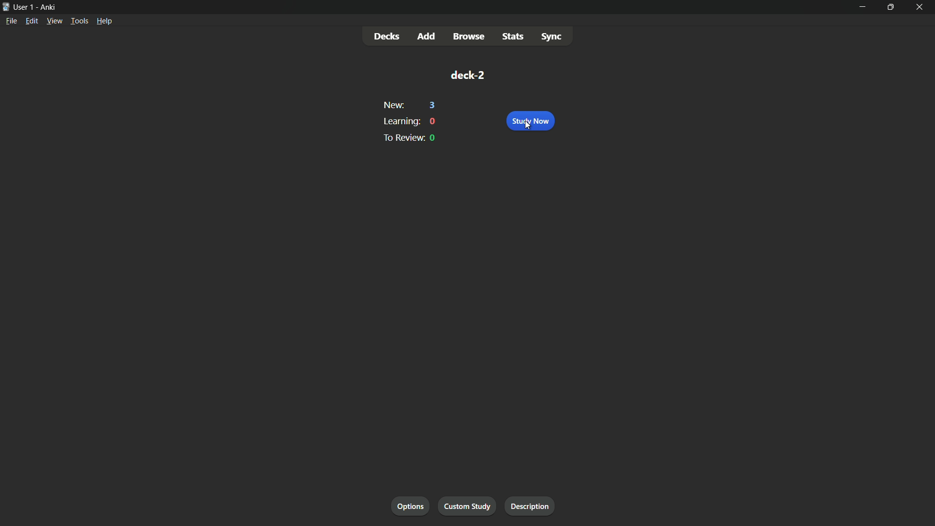  I want to click on app name, so click(49, 8).